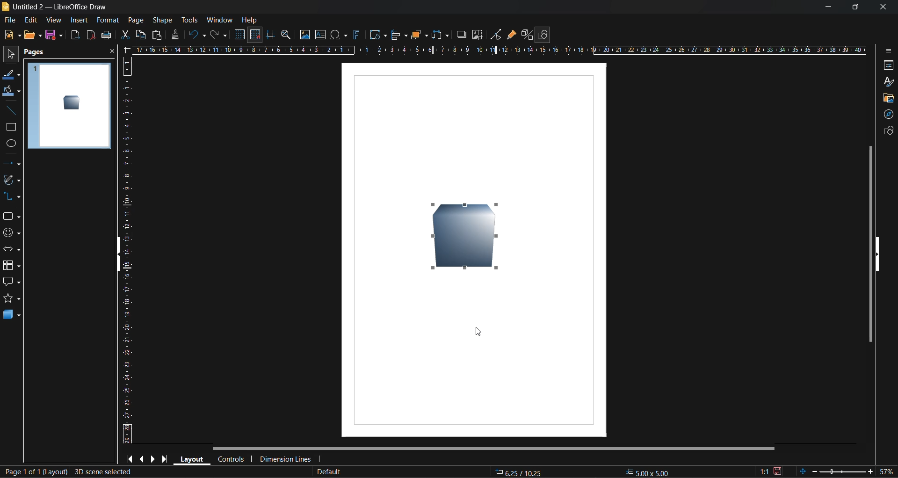 The height and width of the screenshot is (478, 898). What do you see at coordinates (526, 35) in the screenshot?
I see `toggle extrusion` at bounding box center [526, 35].